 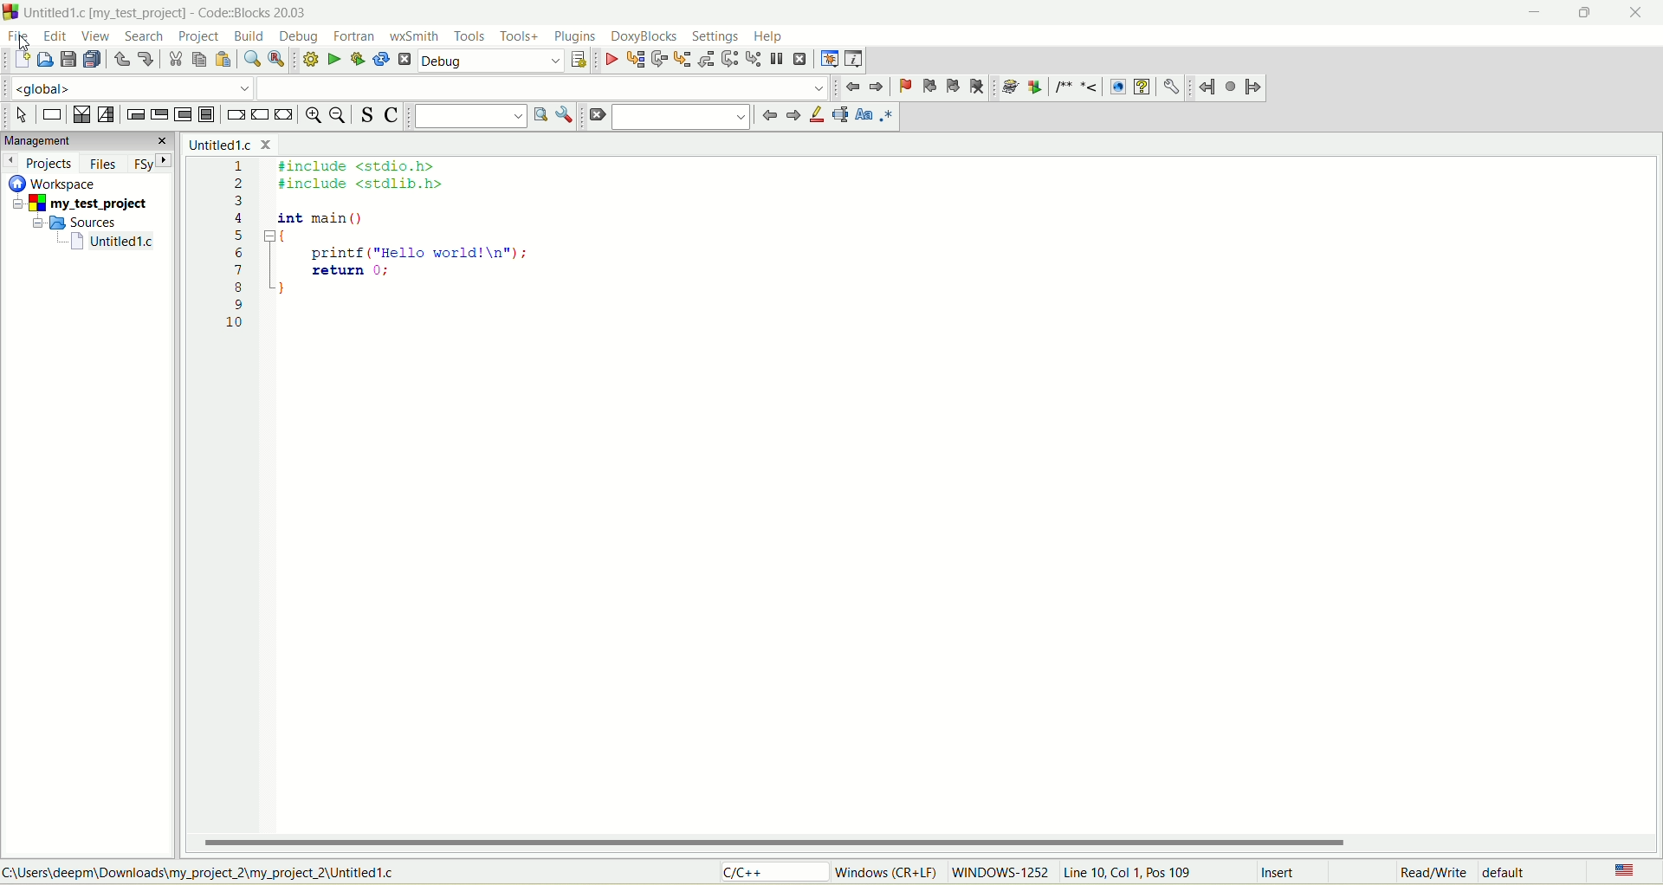 What do you see at coordinates (887, 114) in the screenshot?
I see `regex` at bounding box center [887, 114].